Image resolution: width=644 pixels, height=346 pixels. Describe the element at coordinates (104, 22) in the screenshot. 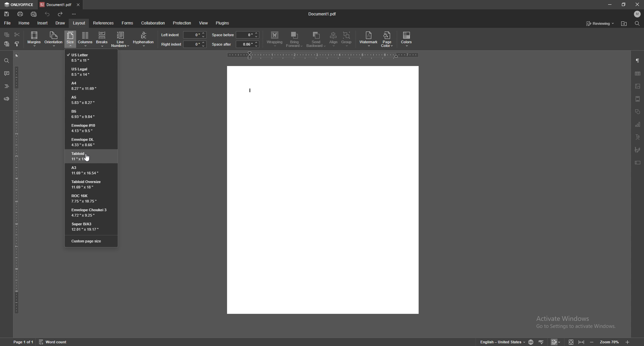

I see `references` at that location.